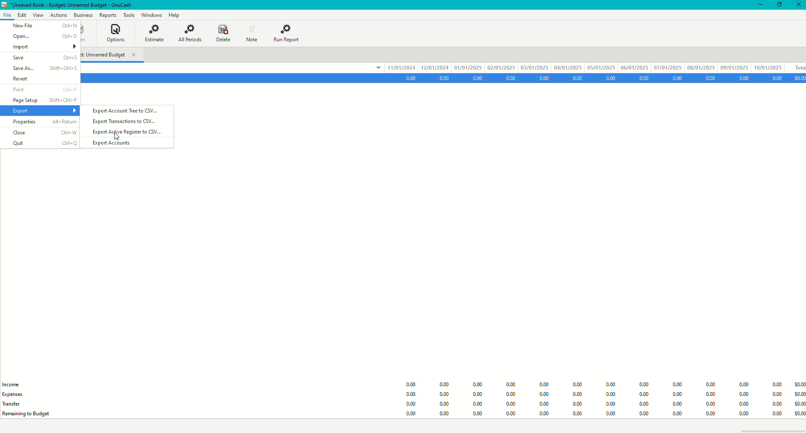 This screenshot has width=806, height=433. I want to click on Cursor, so click(116, 136).